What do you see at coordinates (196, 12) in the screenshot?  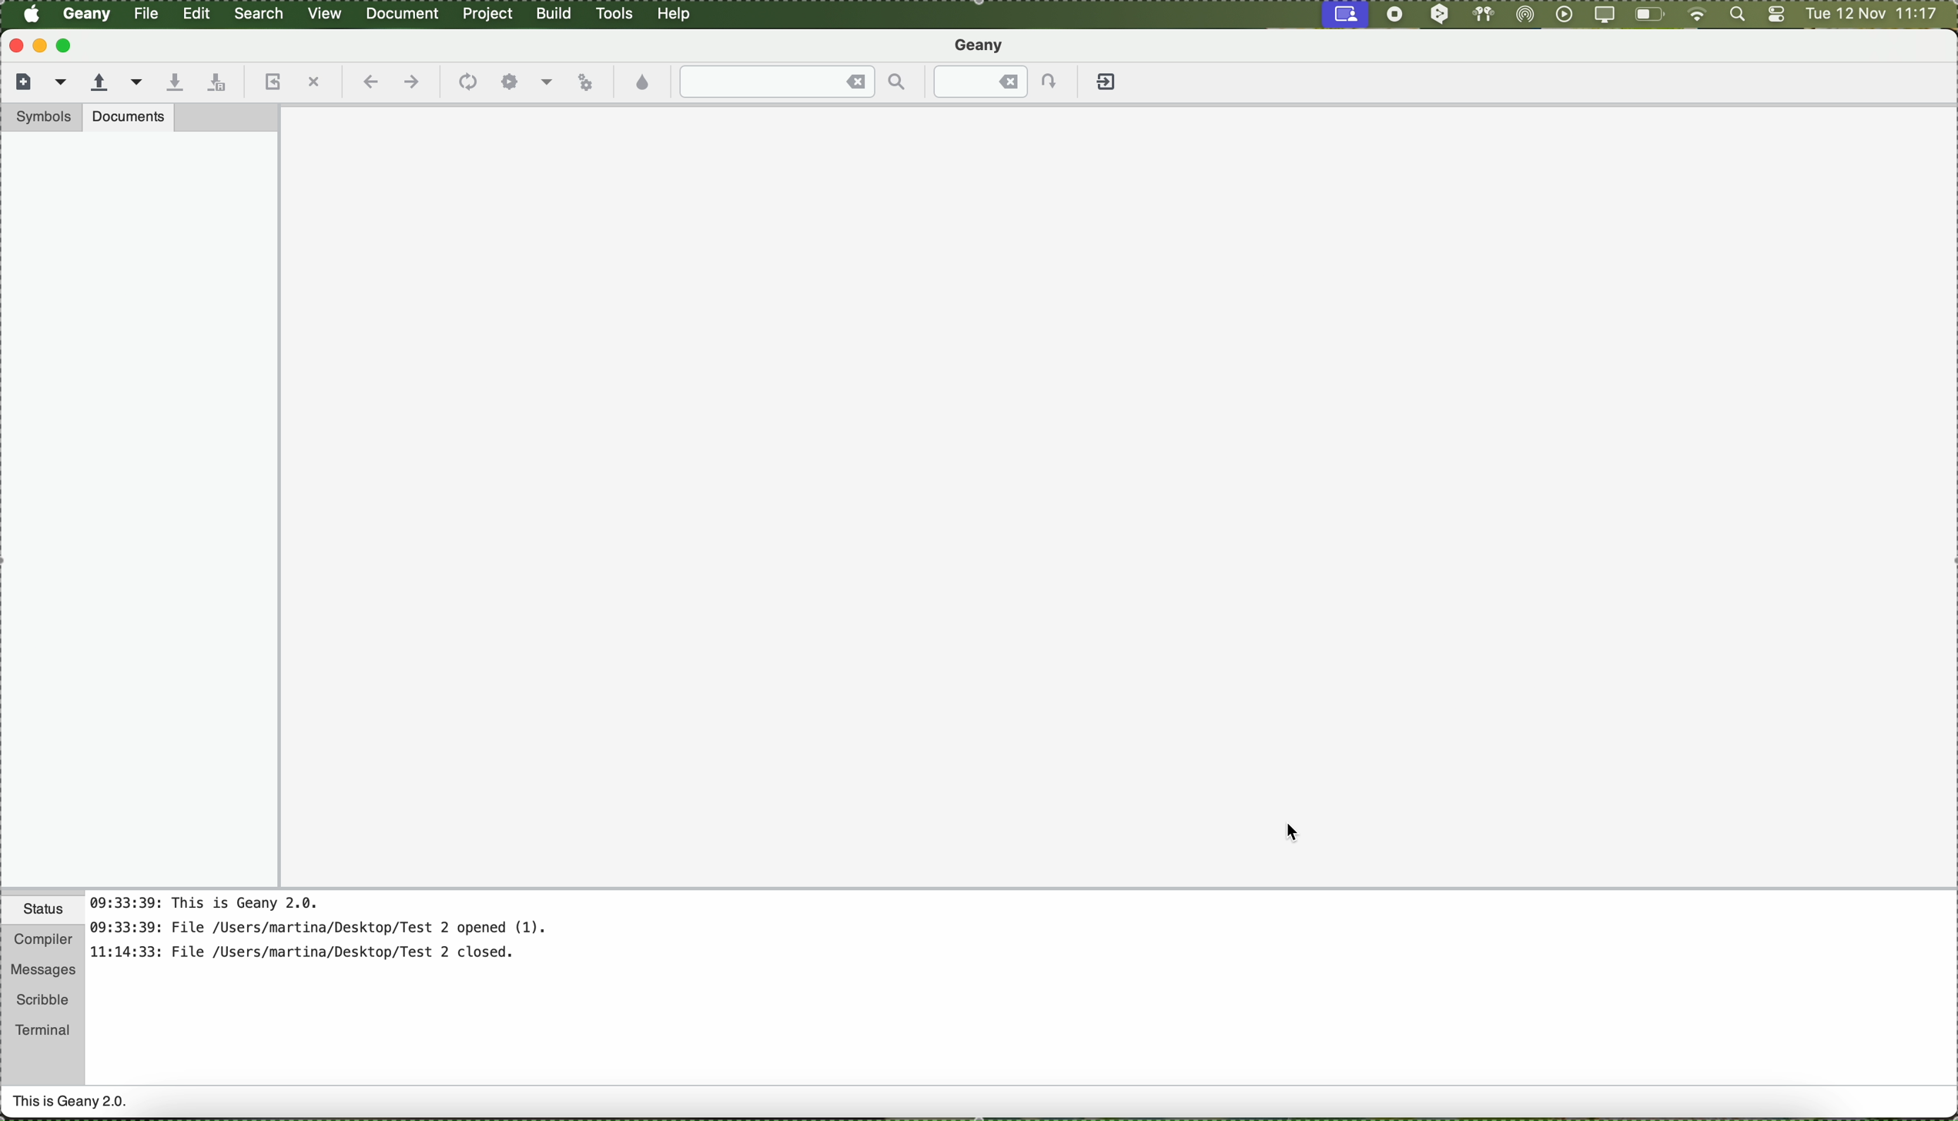 I see `edit` at bounding box center [196, 12].